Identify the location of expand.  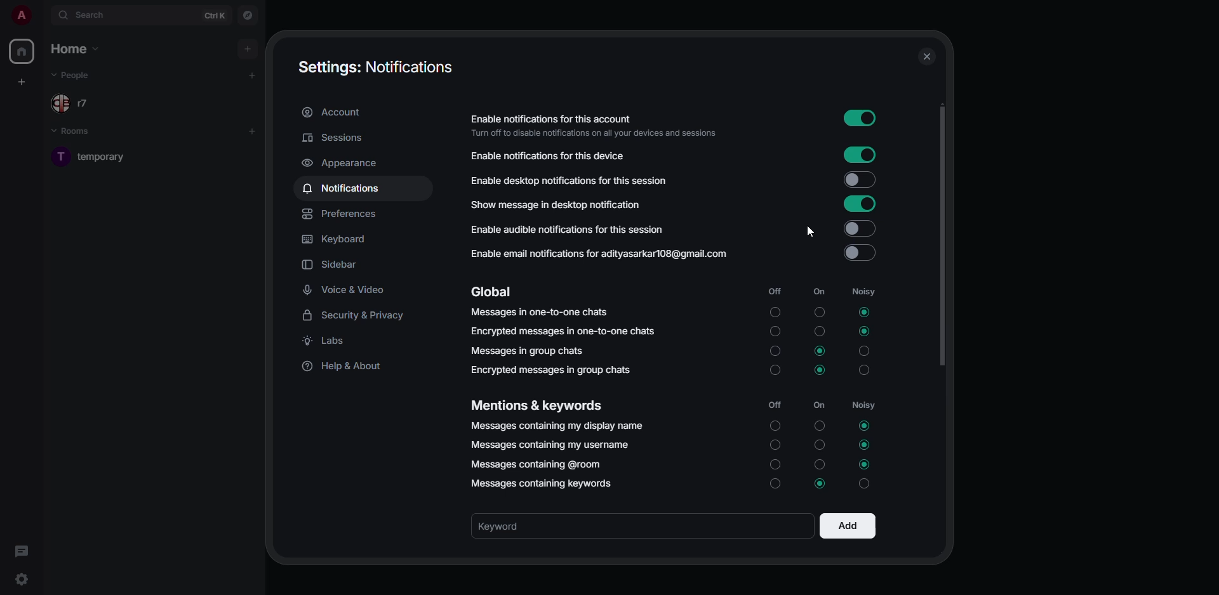
(43, 15).